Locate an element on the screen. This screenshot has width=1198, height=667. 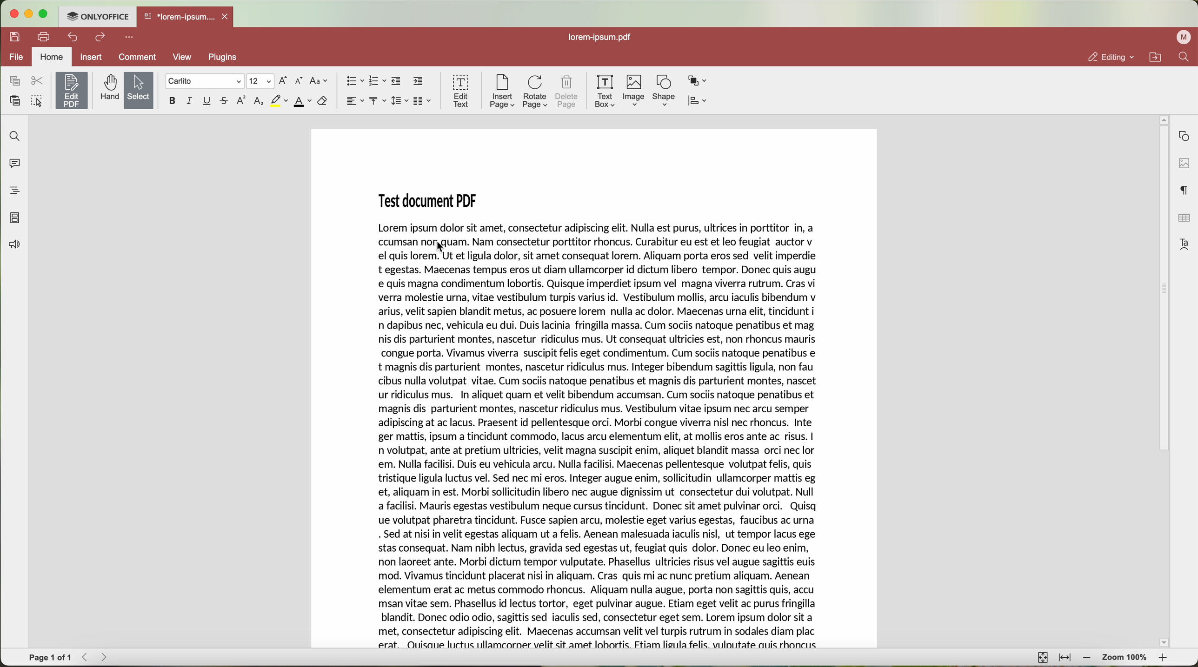
comment is located at coordinates (138, 58).